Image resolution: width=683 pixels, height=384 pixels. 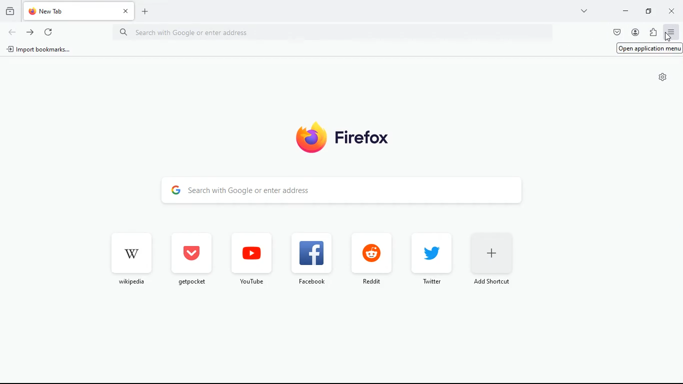 What do you see at coordinates (347, 136) in the screenshot?
I see `firefox` at bounding box center [347, 136].